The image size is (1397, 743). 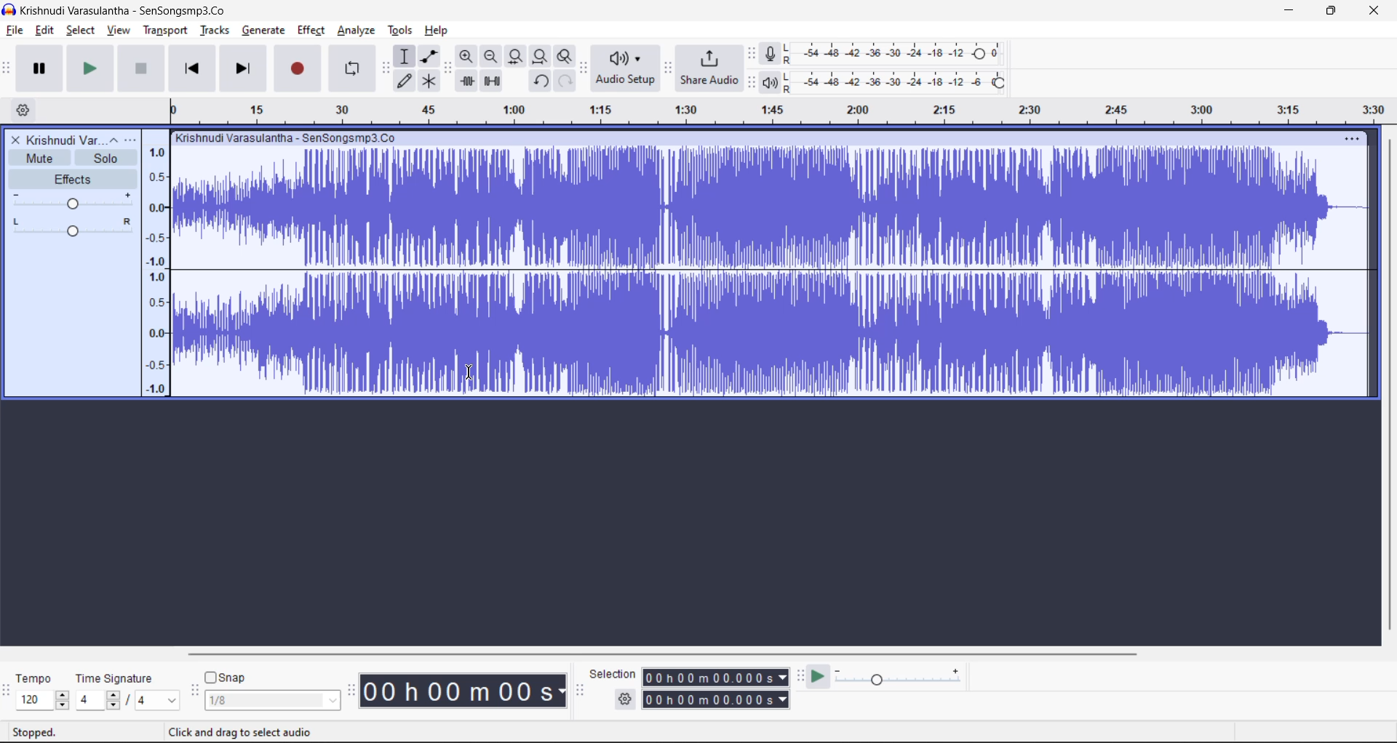 What do you see at coordinates (104, 158) in the screenshot?
I see `solo` at bounding box center [104, 158].